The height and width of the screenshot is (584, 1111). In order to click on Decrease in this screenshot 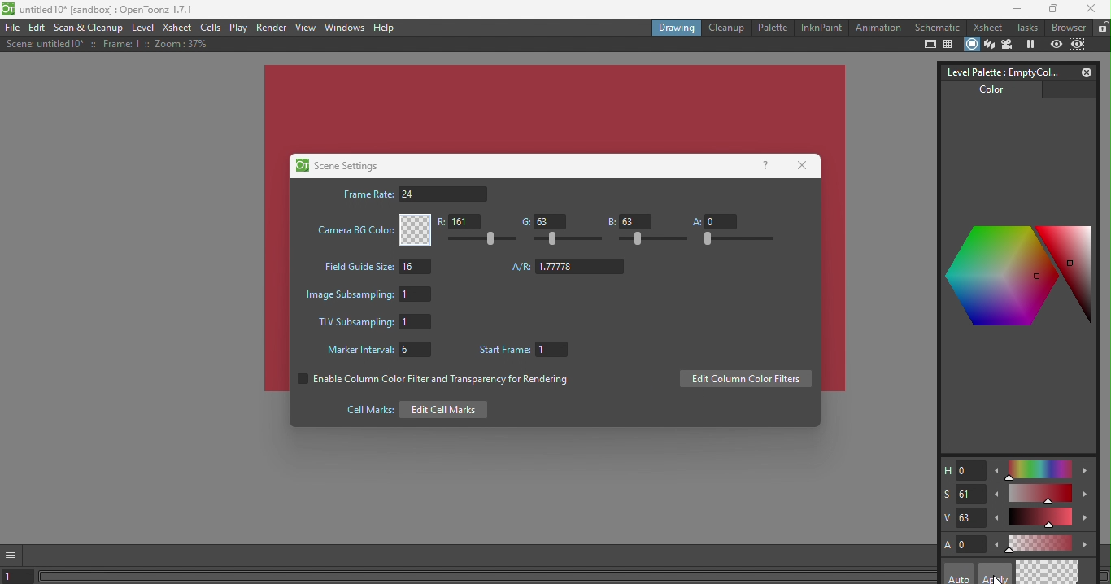, I will do `click(996, 497)`.